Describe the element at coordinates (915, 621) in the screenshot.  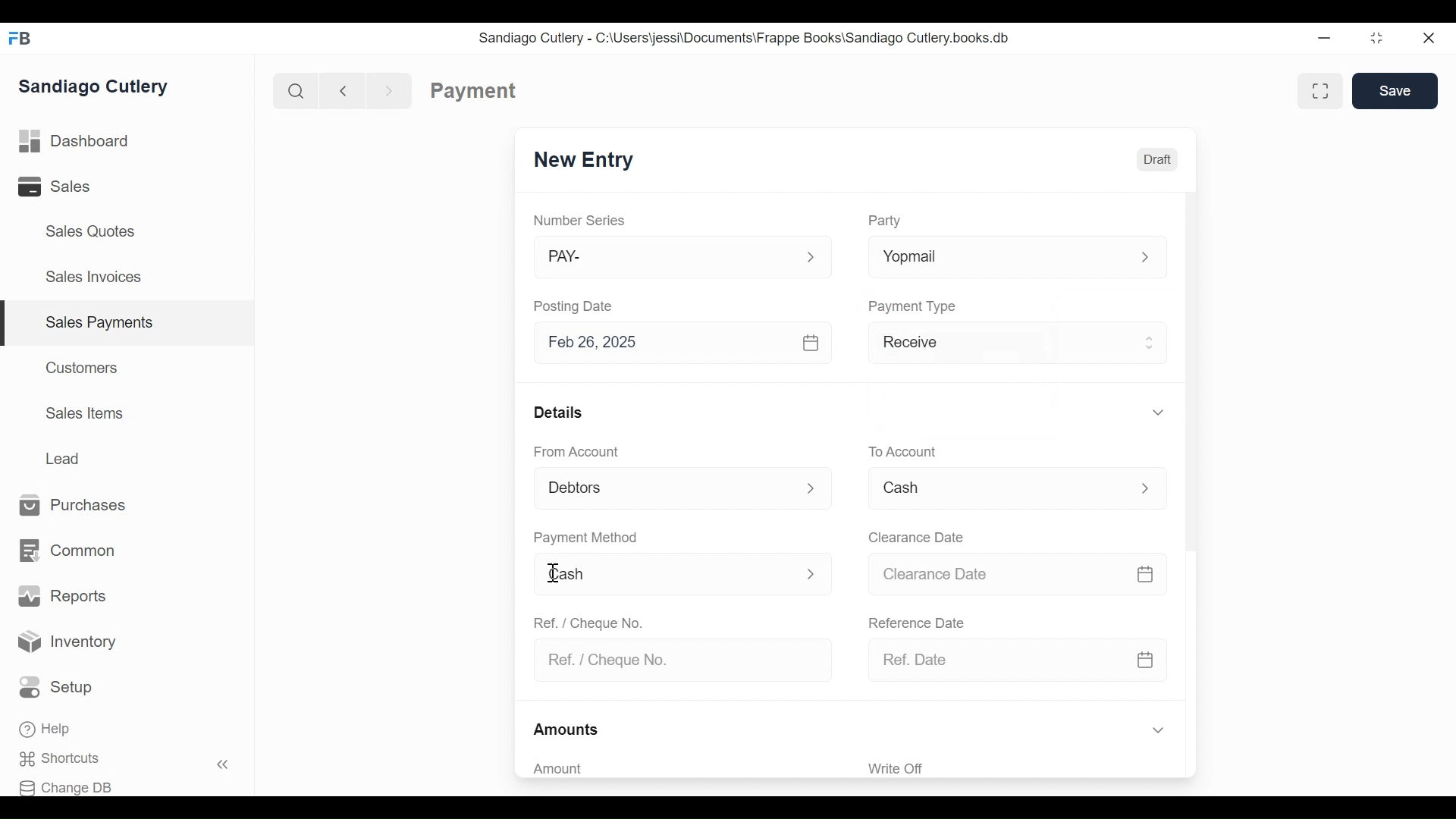
I see `Reference Date` at that location.